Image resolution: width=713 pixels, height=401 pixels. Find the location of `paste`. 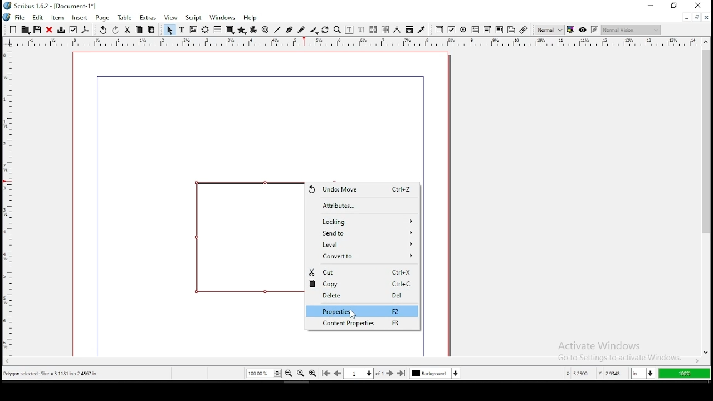

paste is located at coordinates (151, 30).